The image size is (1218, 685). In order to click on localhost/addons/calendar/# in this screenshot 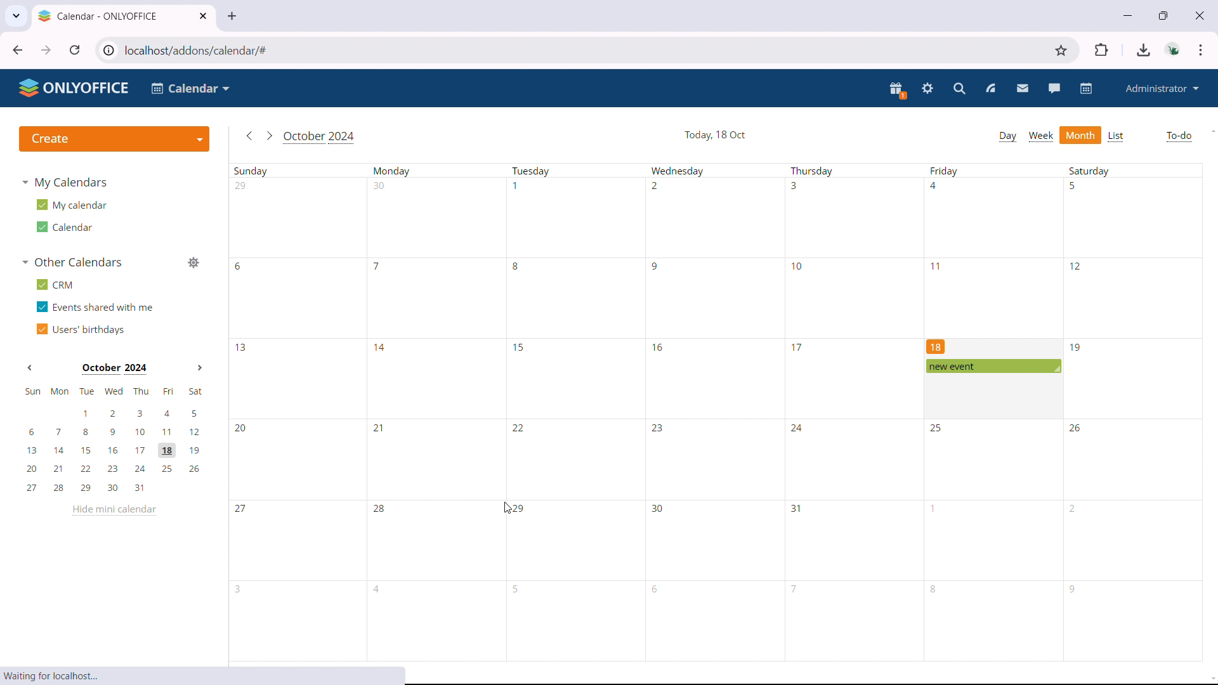, I will do `click(207, 50)`.